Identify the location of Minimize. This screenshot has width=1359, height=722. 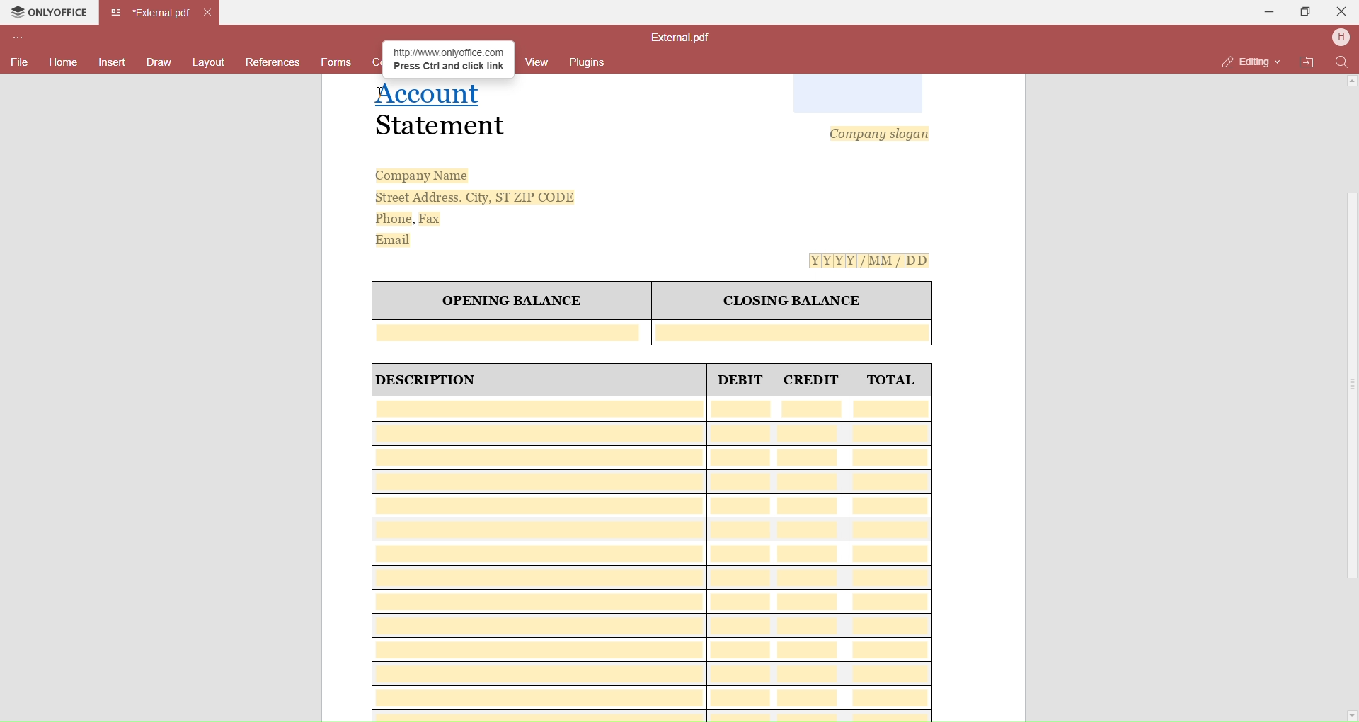
(1265, 14).